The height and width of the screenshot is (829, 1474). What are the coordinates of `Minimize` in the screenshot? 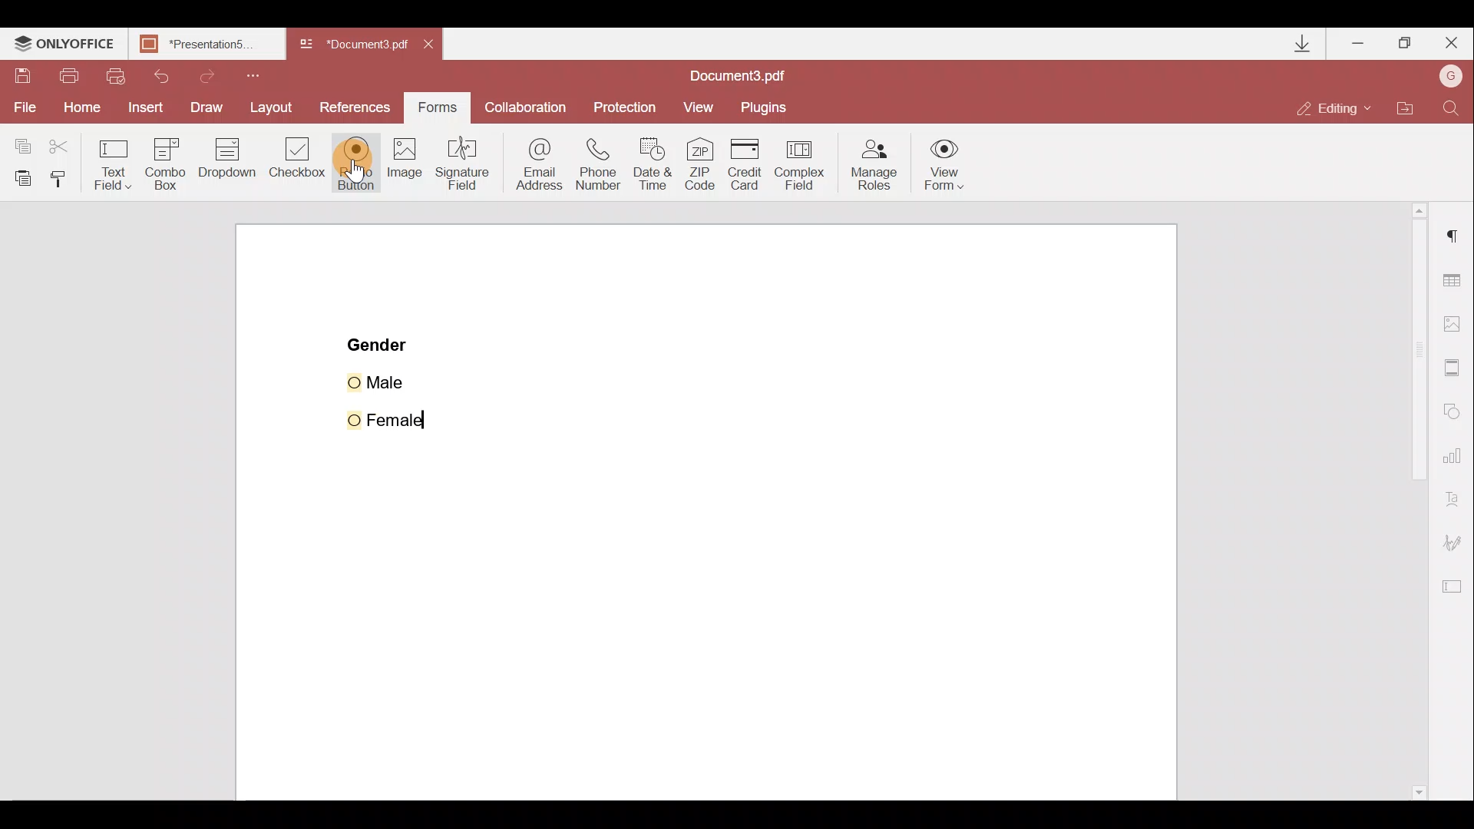 It's located at (1357, 42).